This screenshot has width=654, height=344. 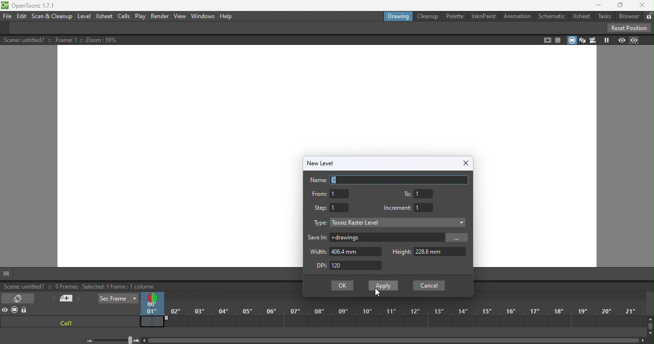 What do you see at coordinates (629, 28) in the screenshot?
I see `Reset Position` at bounding box center [629, 28].